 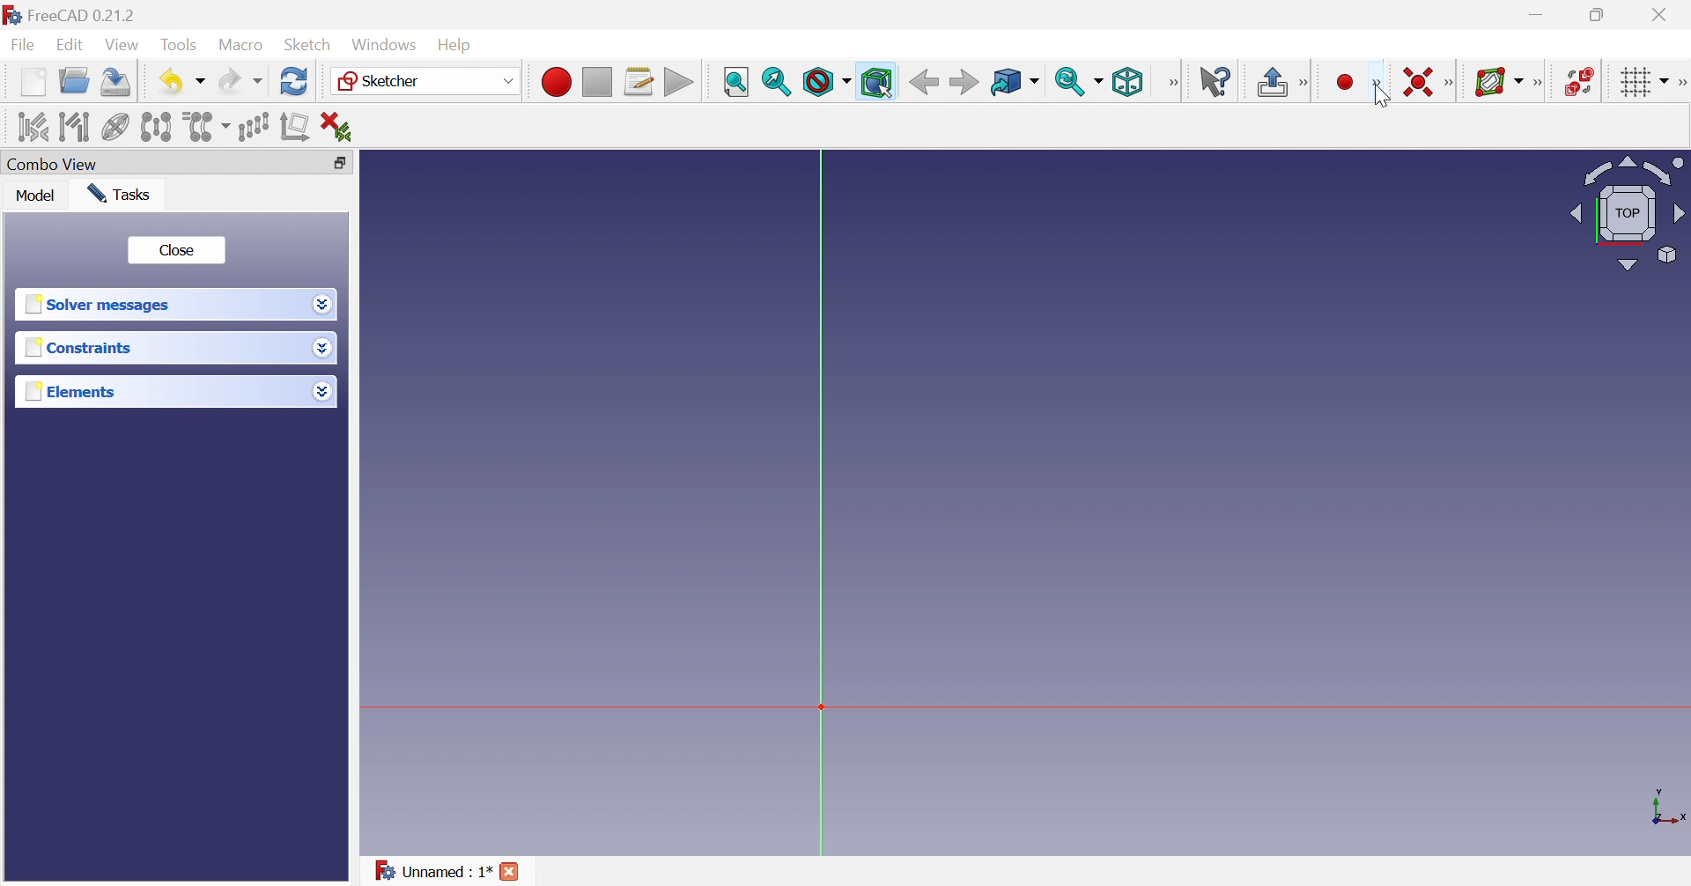 I want to click on Select associated geometry, so click(x=75, y=126).